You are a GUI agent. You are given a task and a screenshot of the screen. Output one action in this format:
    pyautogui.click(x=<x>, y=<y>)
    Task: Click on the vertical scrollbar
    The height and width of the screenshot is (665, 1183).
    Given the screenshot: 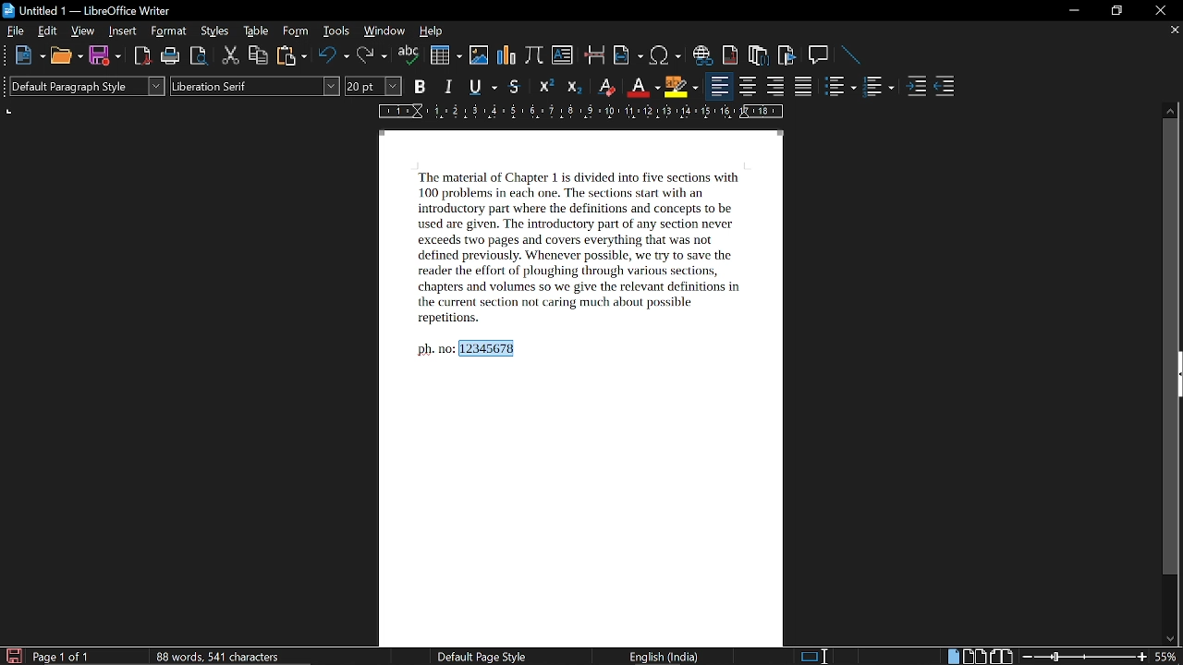 What is the action you would take?
    pyautogui.click(x=1170, y=347)
    